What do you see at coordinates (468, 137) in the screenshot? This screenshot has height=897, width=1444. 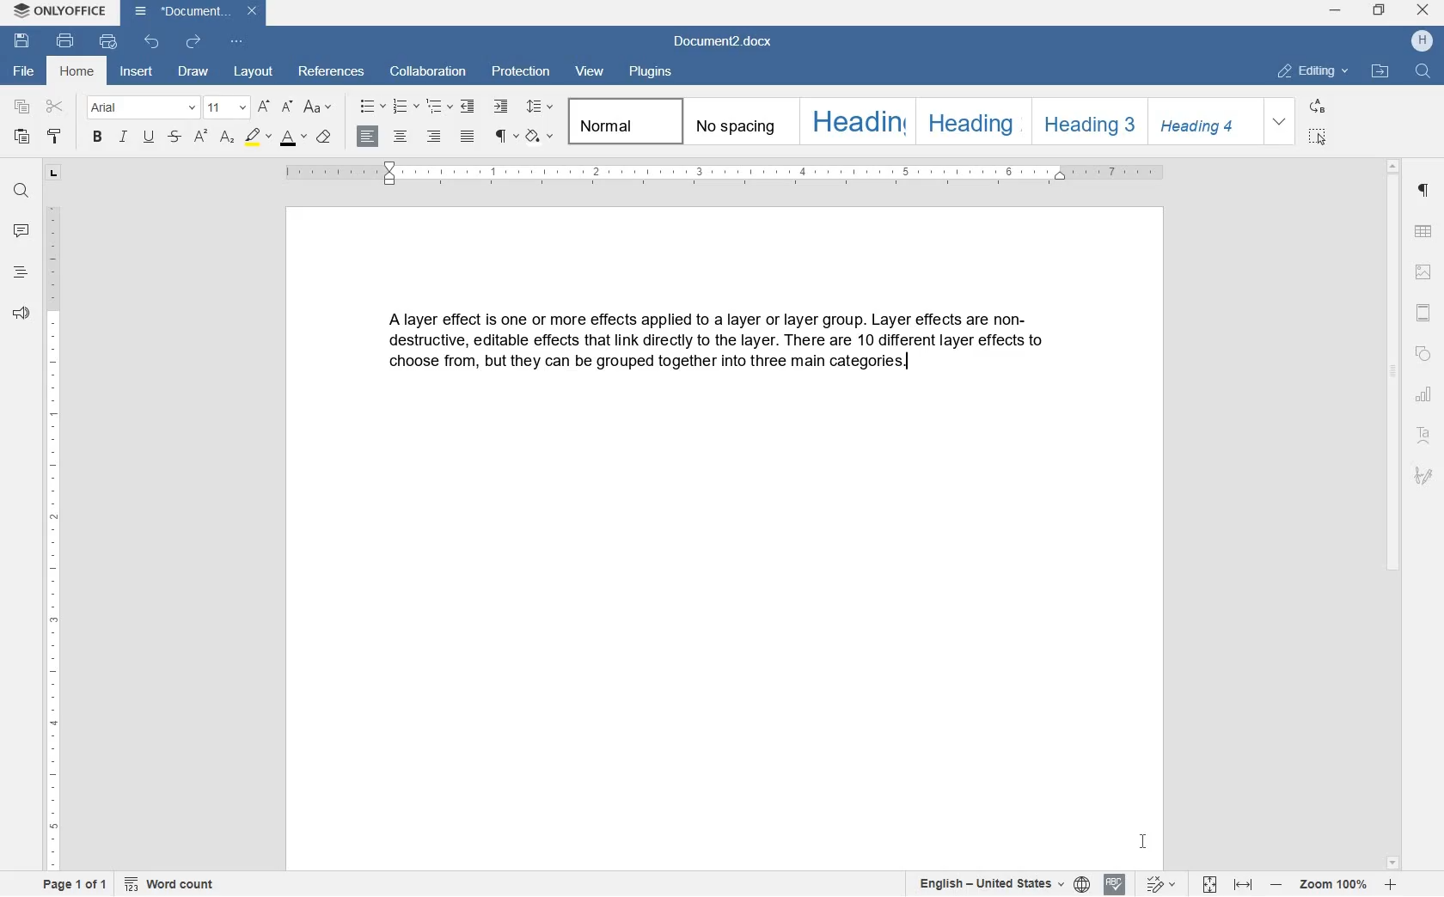 I see `JUSTIFIED` at bounding box center [468, 137].